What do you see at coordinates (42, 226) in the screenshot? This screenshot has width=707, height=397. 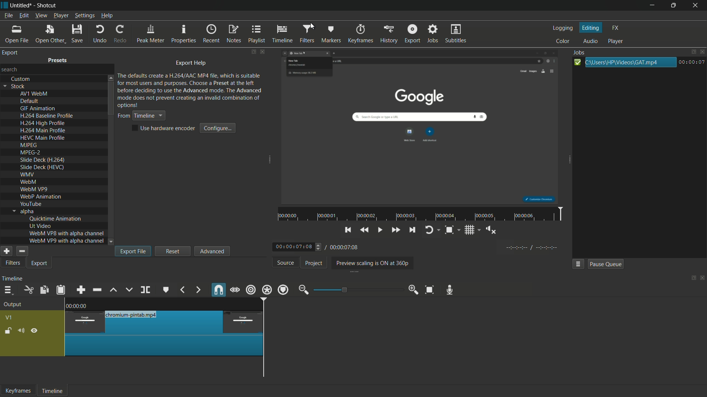 I see `Ut Video` at bounding box center [42, 226].